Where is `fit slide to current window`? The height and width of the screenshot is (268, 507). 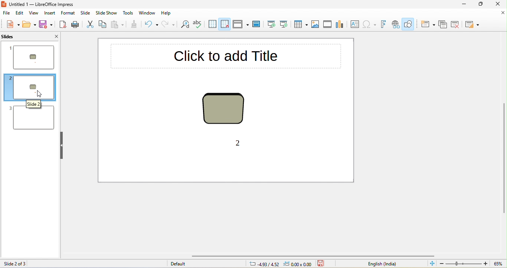
fit slide to current window is located at coordinates (431, 264).